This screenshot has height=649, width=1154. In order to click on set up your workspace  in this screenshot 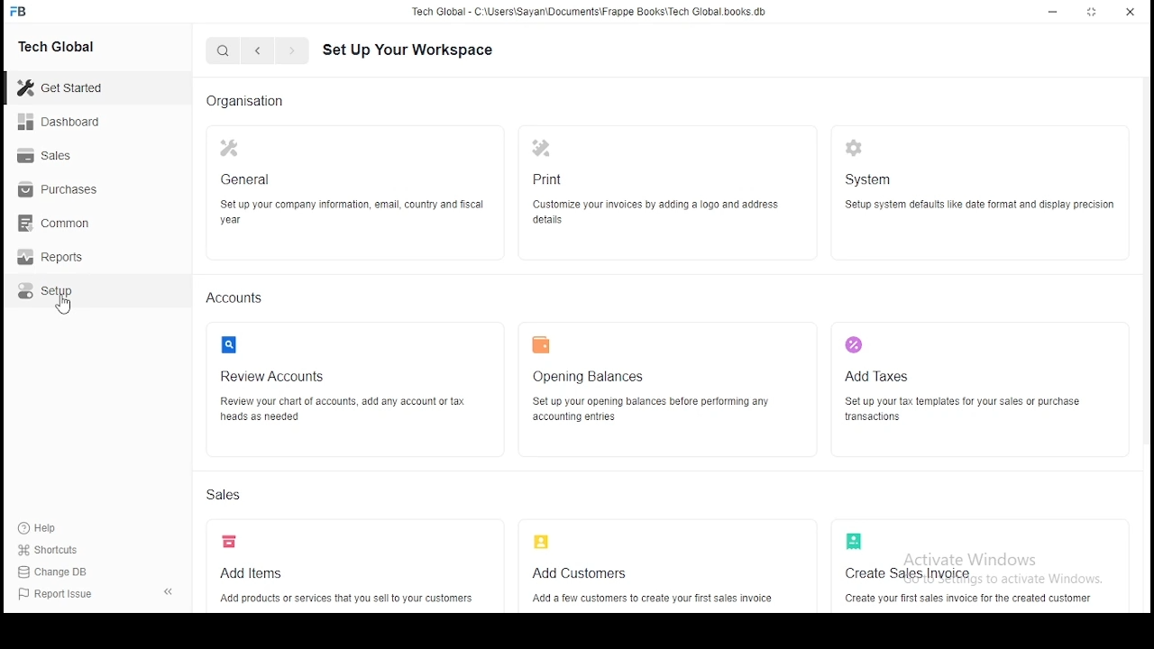, I will do `click(424, 50)`.